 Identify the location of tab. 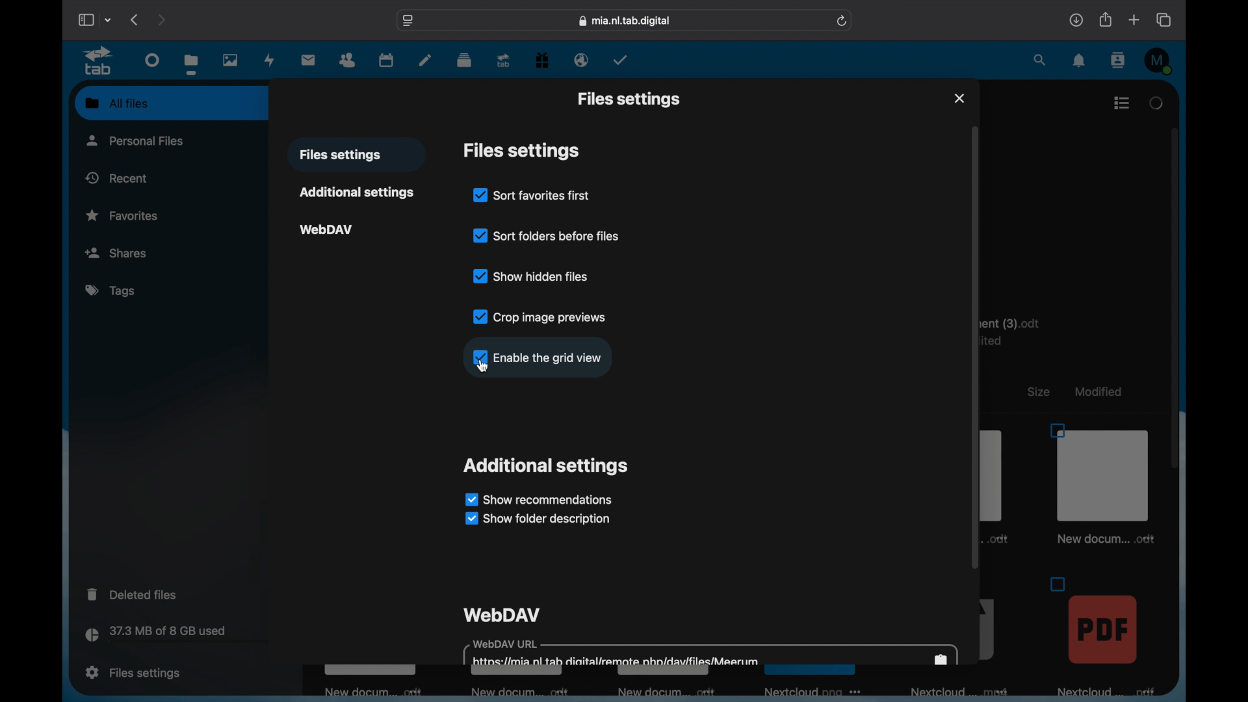
(504, 60).